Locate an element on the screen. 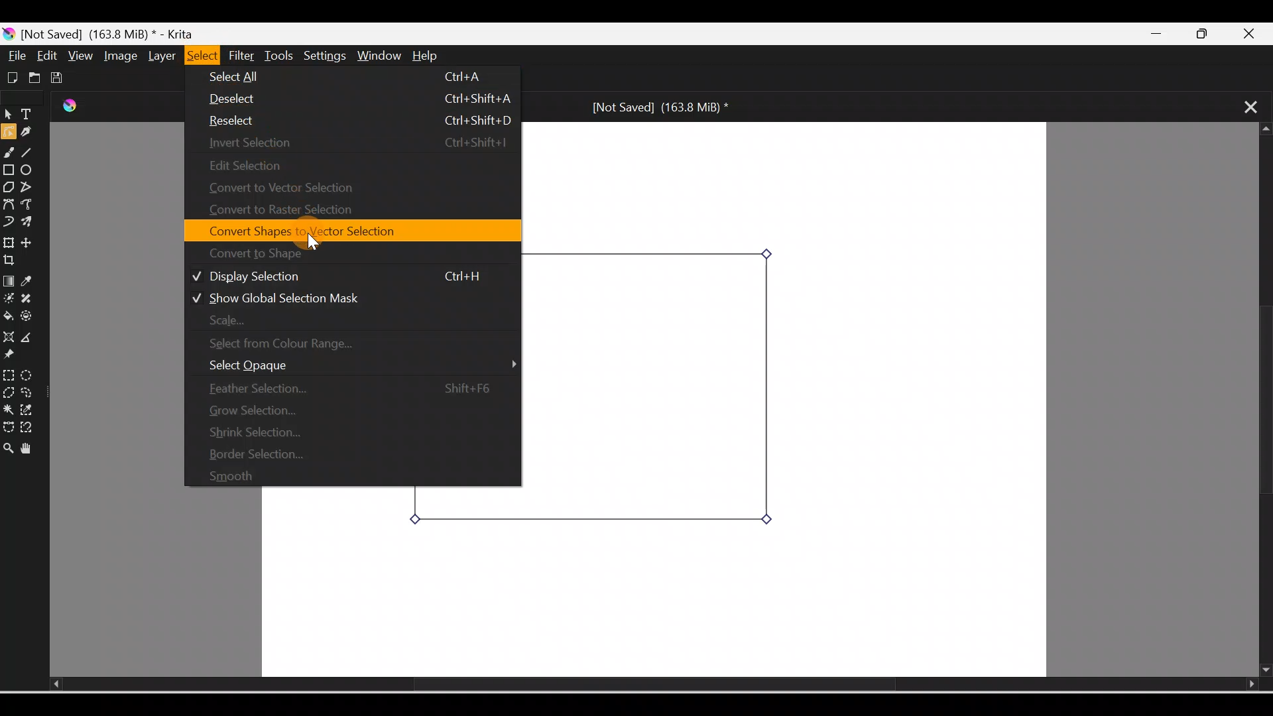  Layer is located at coordinates (159, 56).